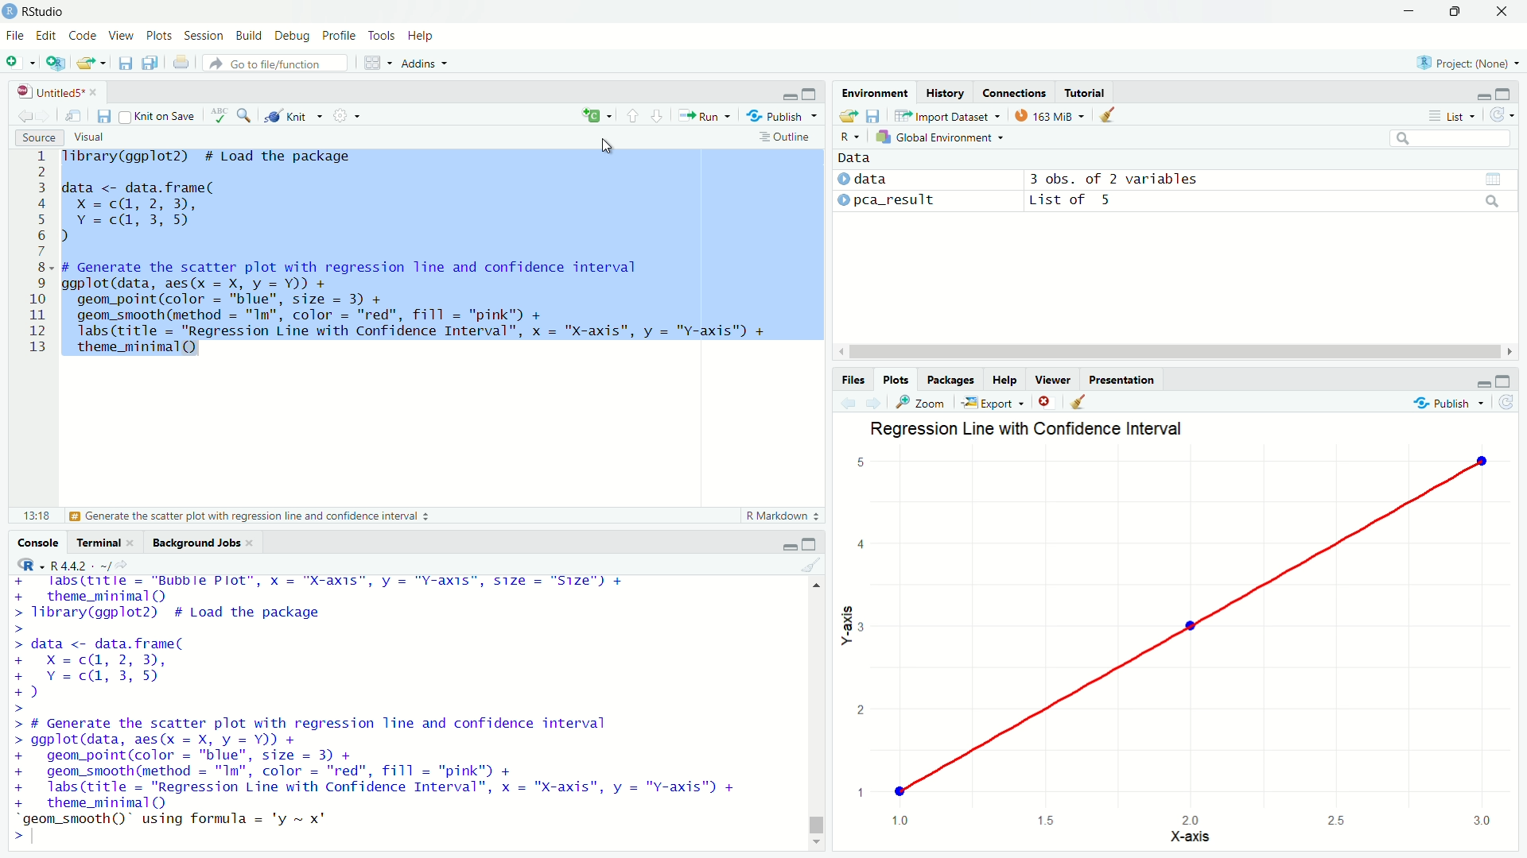 The height and width of the screenshot is (858, 1527). Describe the element at coordinates (847, 114) in the screenshot. I see `Load workspace` at that location.